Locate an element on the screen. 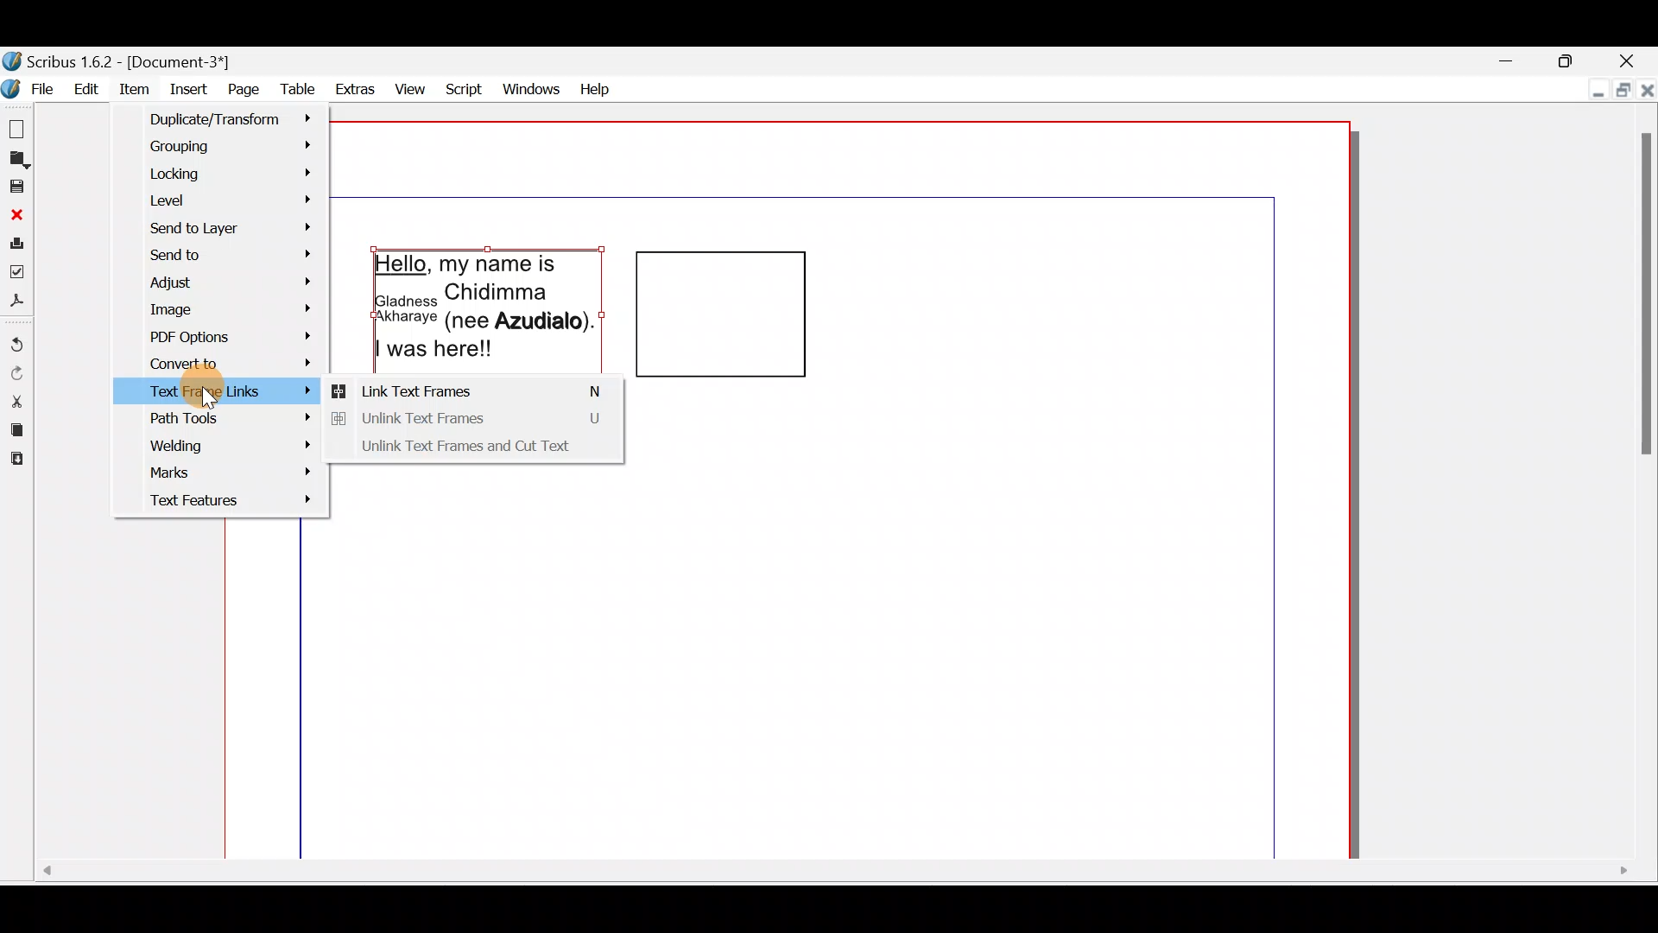 Image resolution: width=1658 pixels, height=933 pixels. Insert is located at coordinates (186, 86).